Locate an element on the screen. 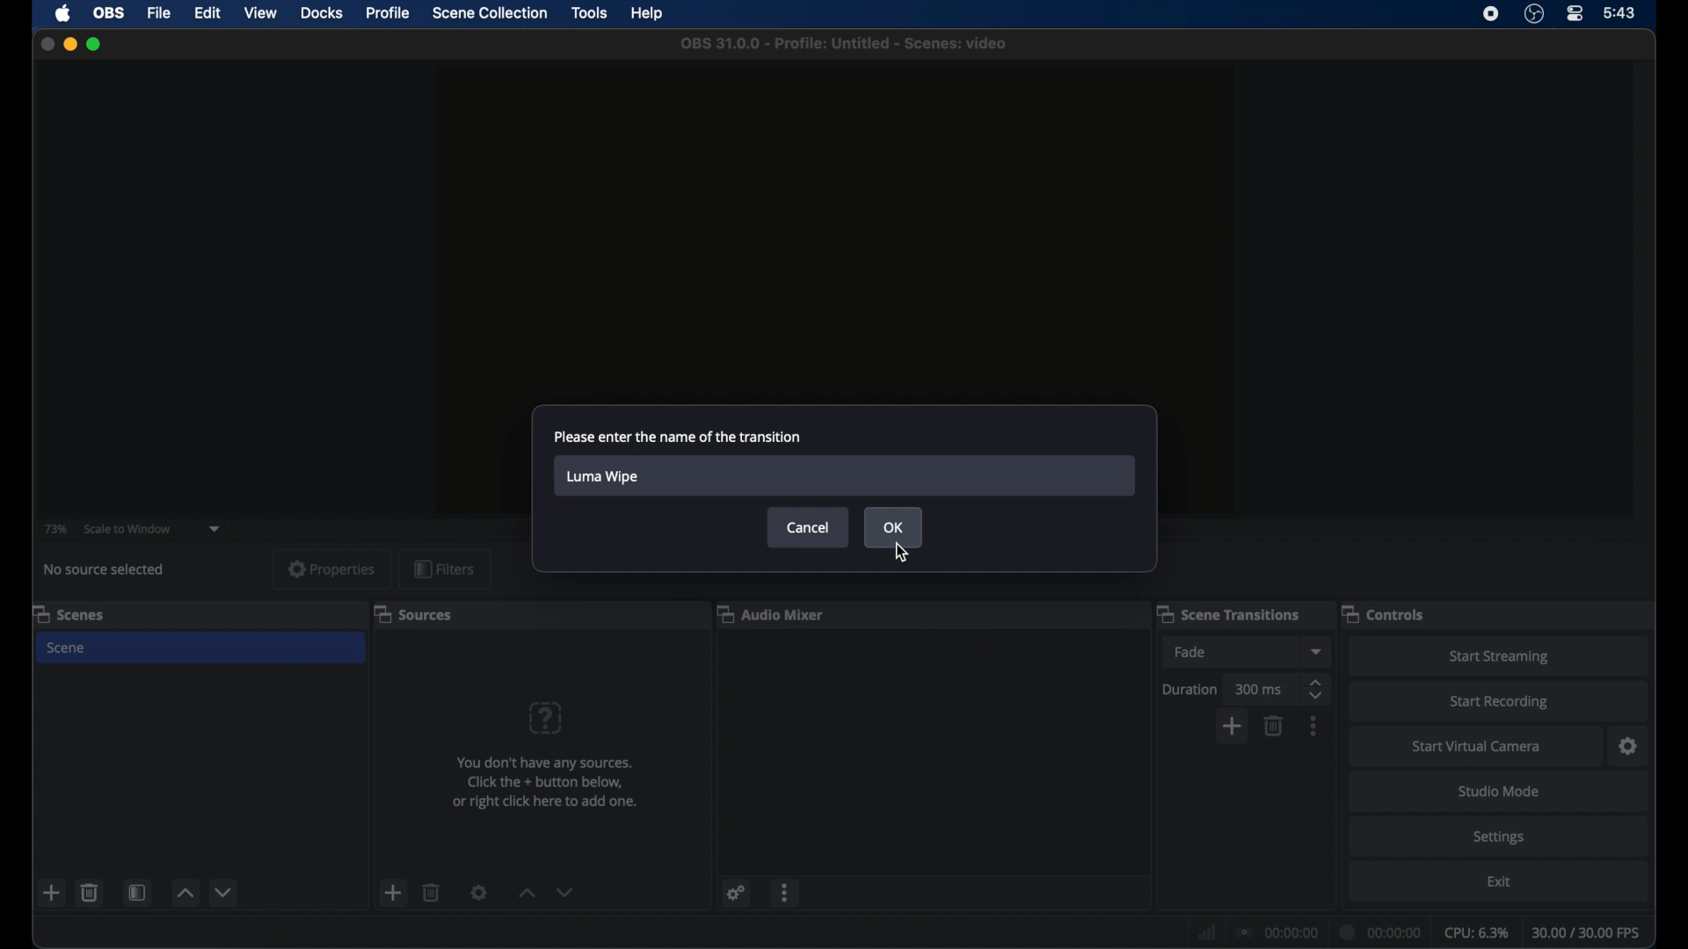  exit is located at coordinates (1502, 881).